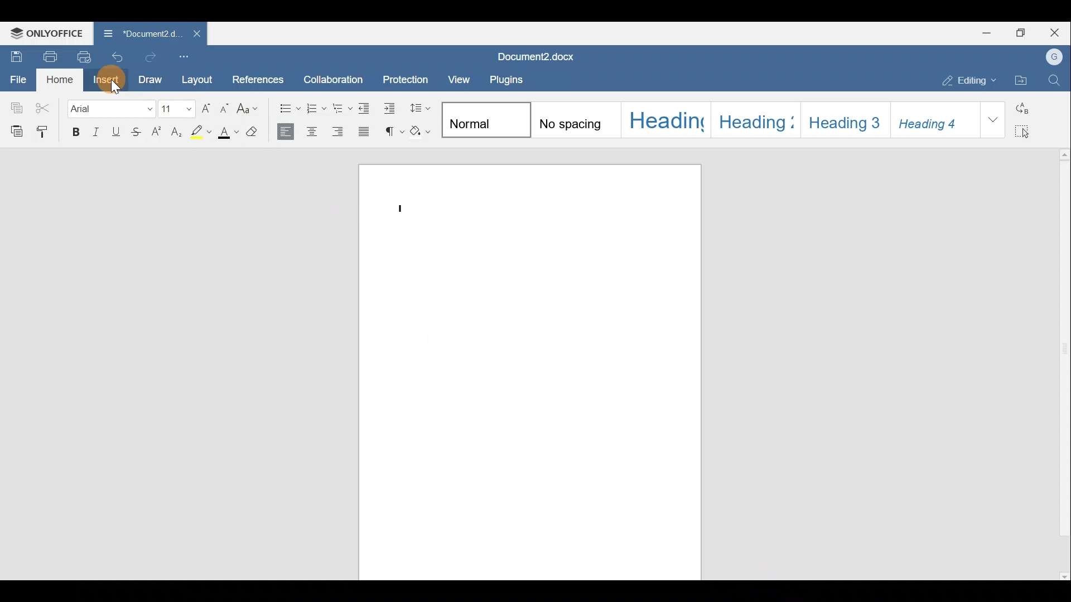 The width and height of the screenshot is (1071, 602). Describe the element at coordinates (422, 106) in the screenshot. I see `Paragraph line spacing` at that location.